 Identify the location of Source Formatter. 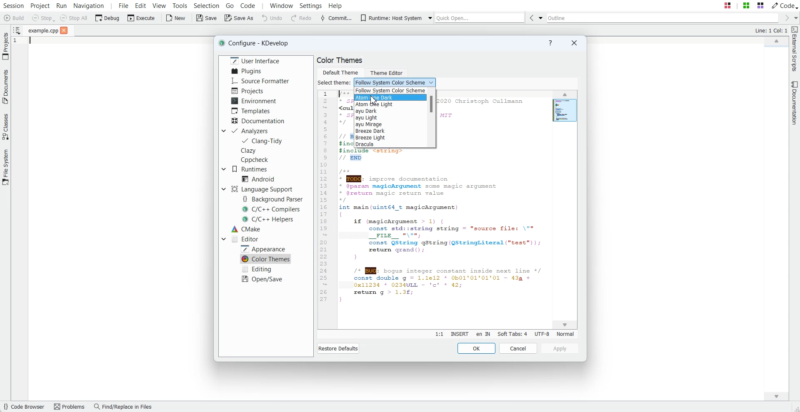
(261, 81).